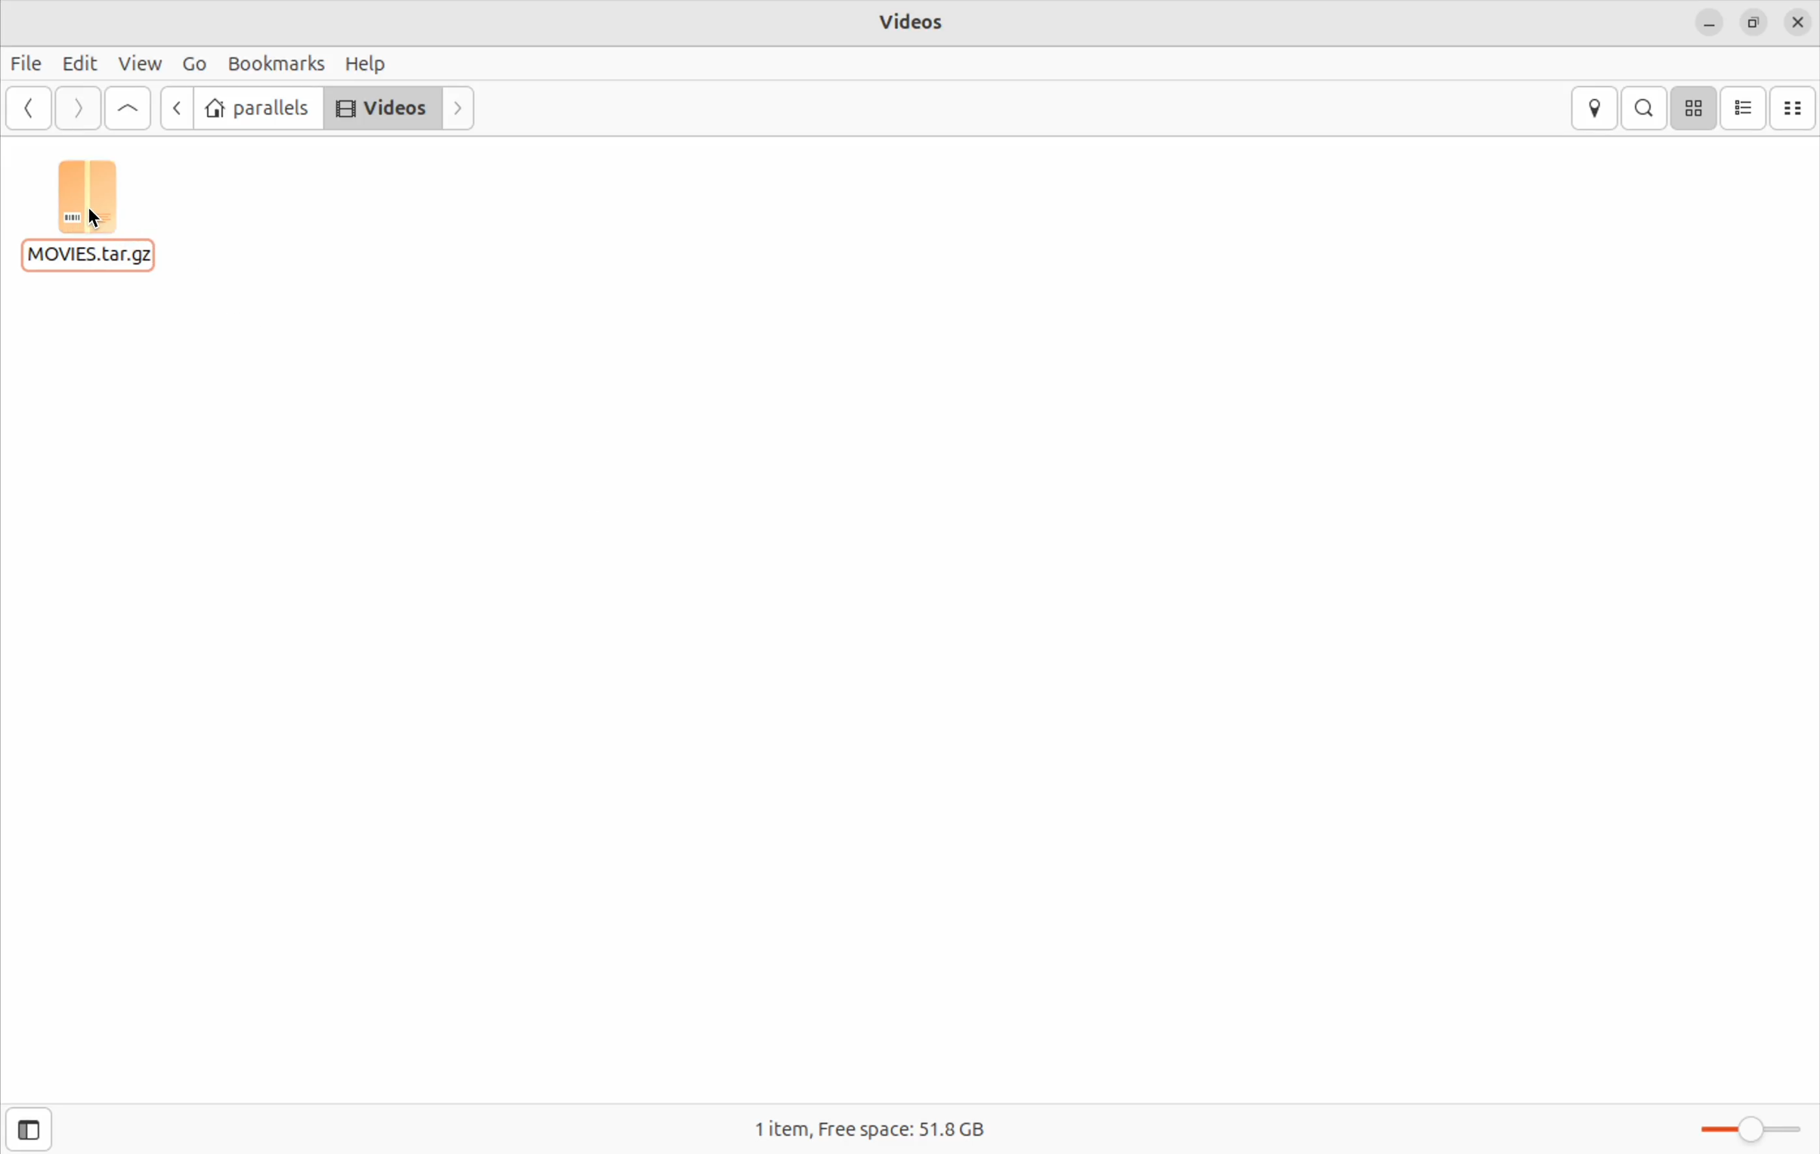 This screenshot has width=1820, height=1154. What do you see at coordinates (191, 63) in the screenshot?
I see `Go` at bounding box center [191, 63].